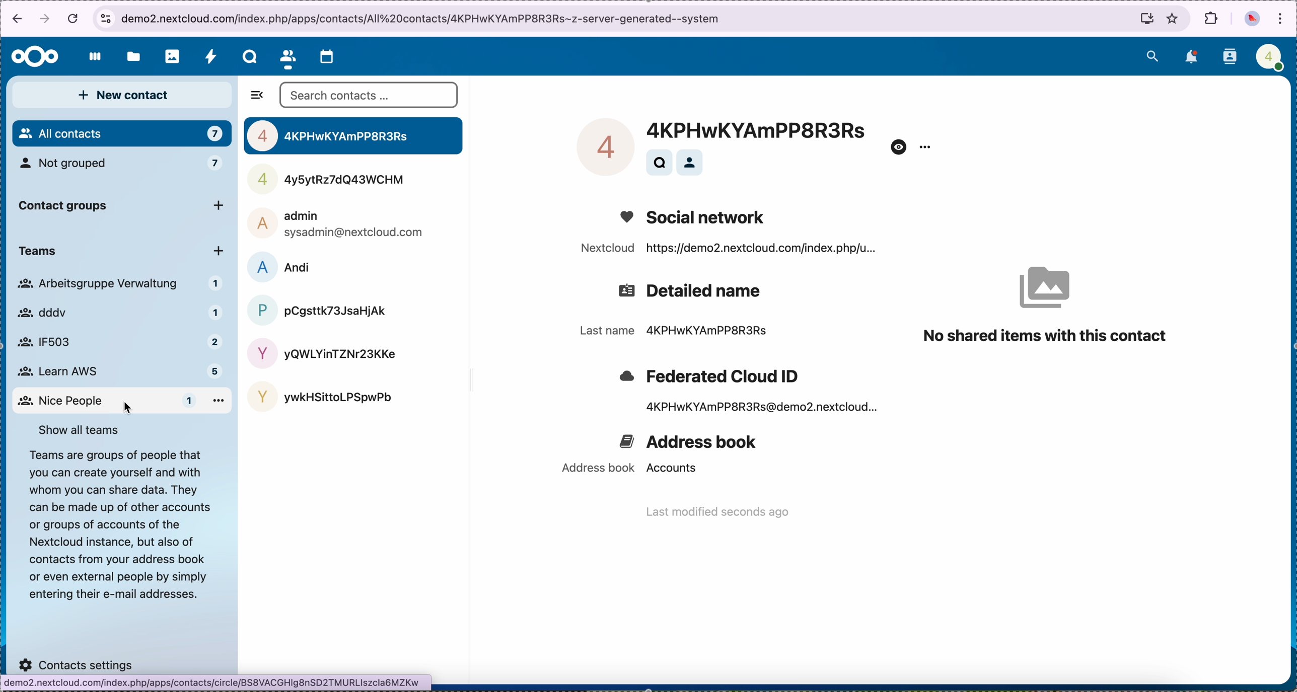 The width and height of the screenshot is (1297, 692). I want to click on learn AWS, so click(121, 371).